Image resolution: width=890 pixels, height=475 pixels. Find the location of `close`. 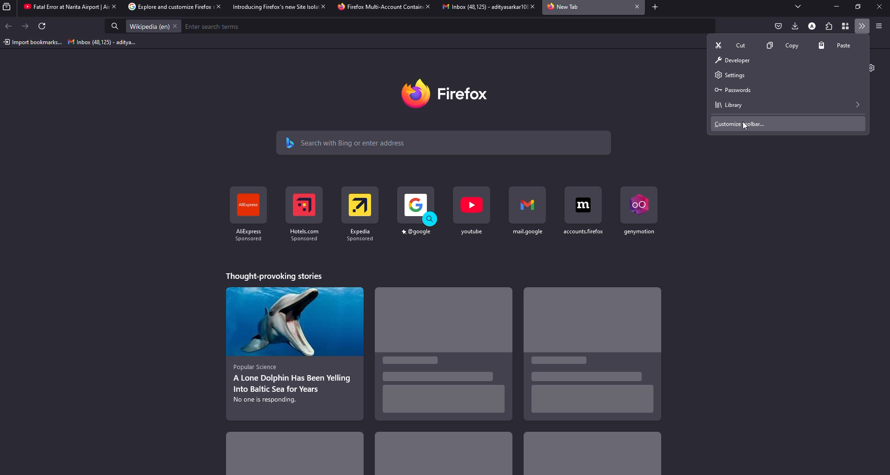

close is located at coordinates (878, 7).